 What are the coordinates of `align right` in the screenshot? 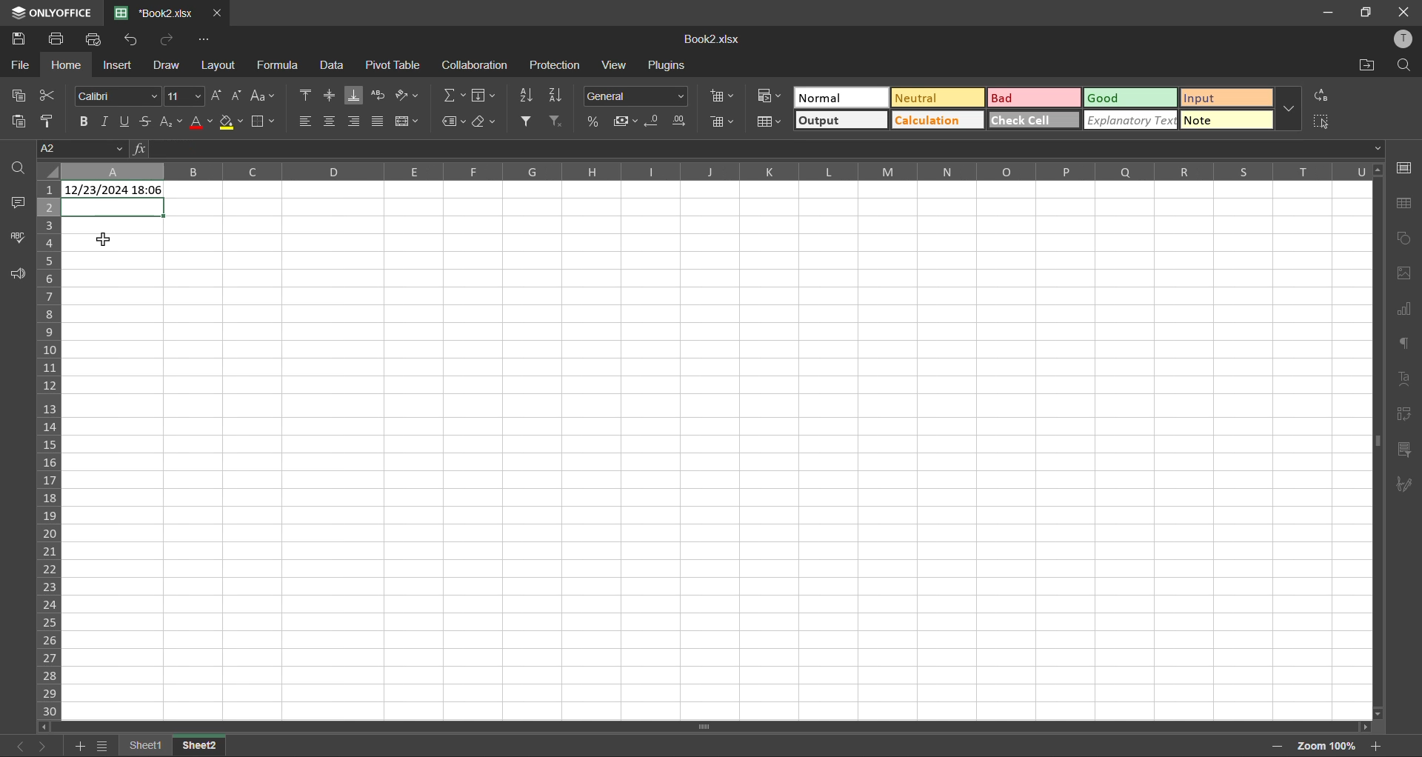 It's located at (354, 121).